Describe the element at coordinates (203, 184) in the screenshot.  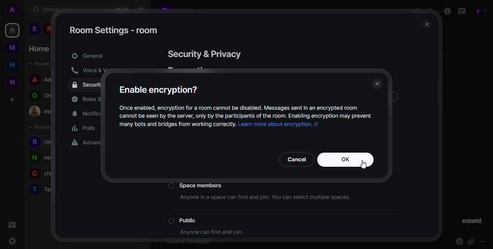
I see `space` at that location.